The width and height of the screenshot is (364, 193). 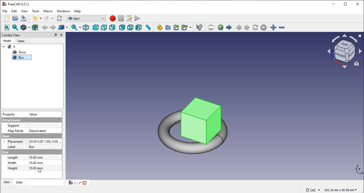 What do you see at coordinates (220, 27) in the screenshot?
I see `open website` at bounding box center [220, 27].